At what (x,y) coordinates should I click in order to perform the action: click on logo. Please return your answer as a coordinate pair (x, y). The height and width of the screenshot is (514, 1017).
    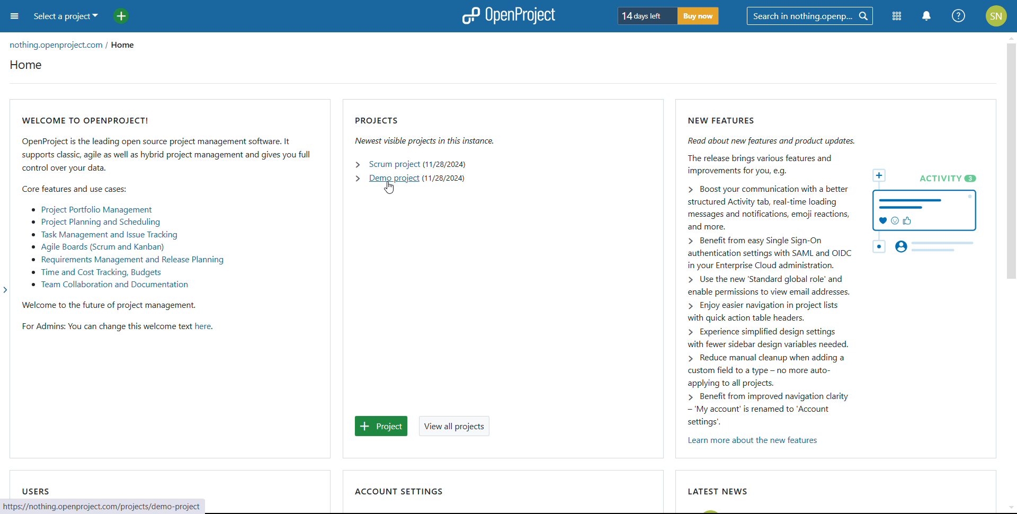
    Looking at the image, I should click on (510, 15).